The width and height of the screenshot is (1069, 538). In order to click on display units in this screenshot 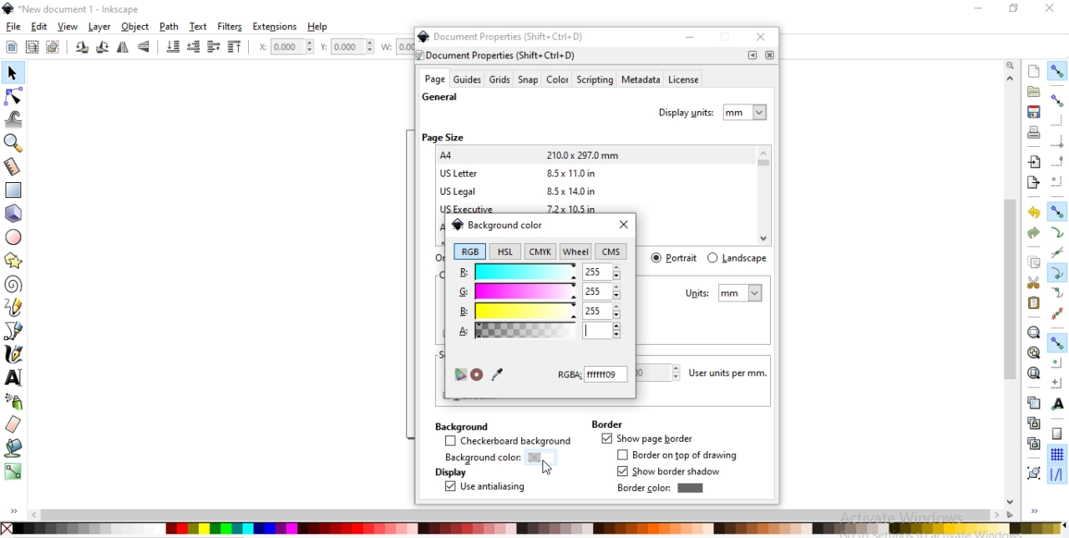, I will do `click(714, 110)`.